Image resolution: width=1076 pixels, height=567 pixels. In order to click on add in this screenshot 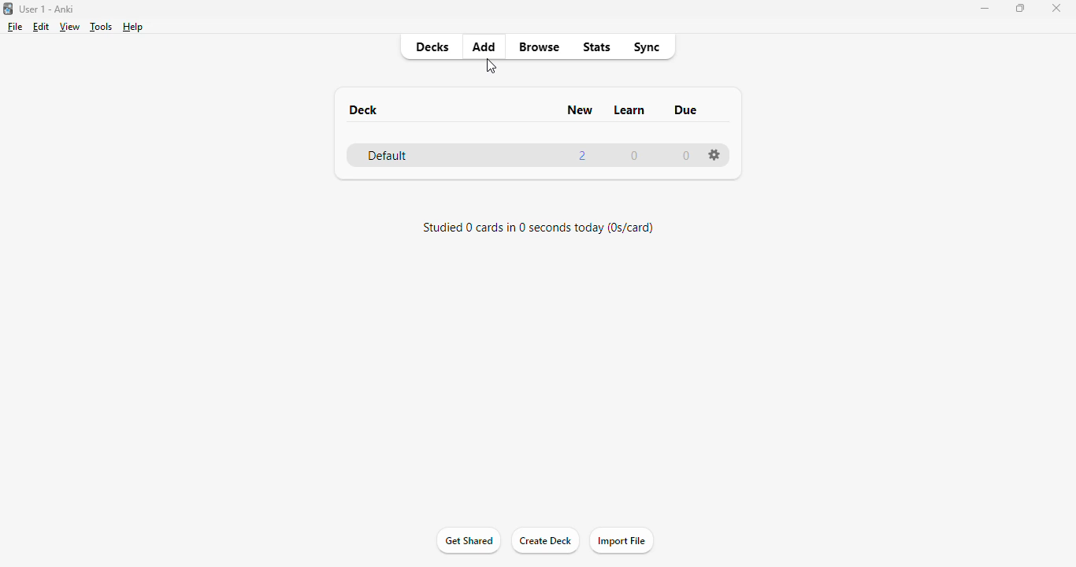, I will do `click(484, 47)`.